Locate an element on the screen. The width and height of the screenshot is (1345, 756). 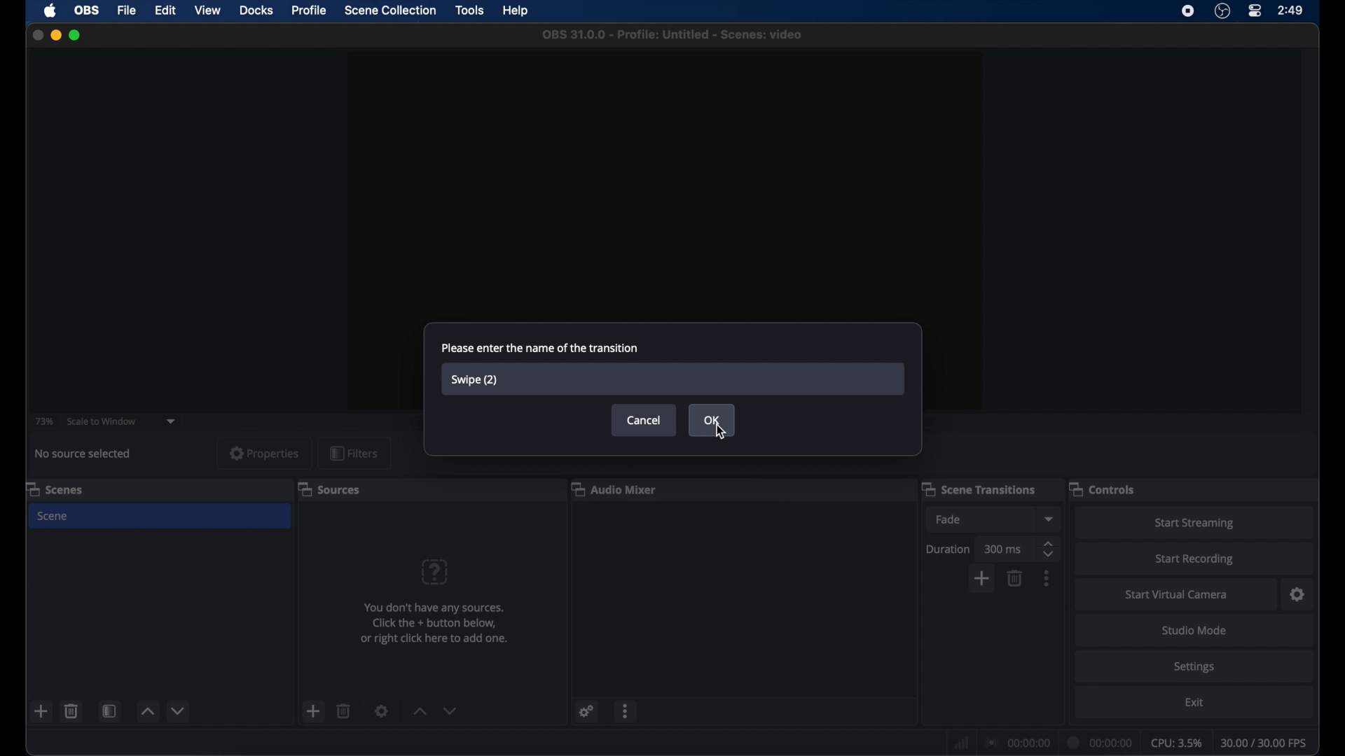
scene is located at coordinates (53, 516).